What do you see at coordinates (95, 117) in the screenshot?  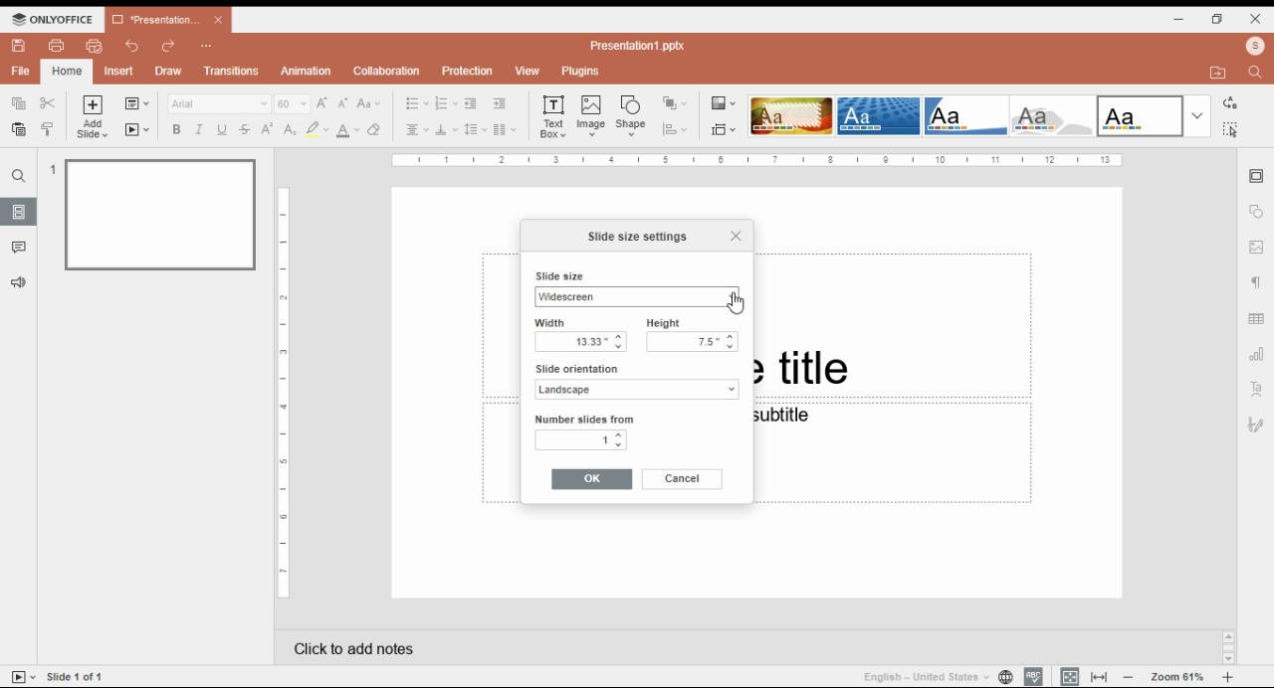 I see `add slide` at bounding box center [95, 117].